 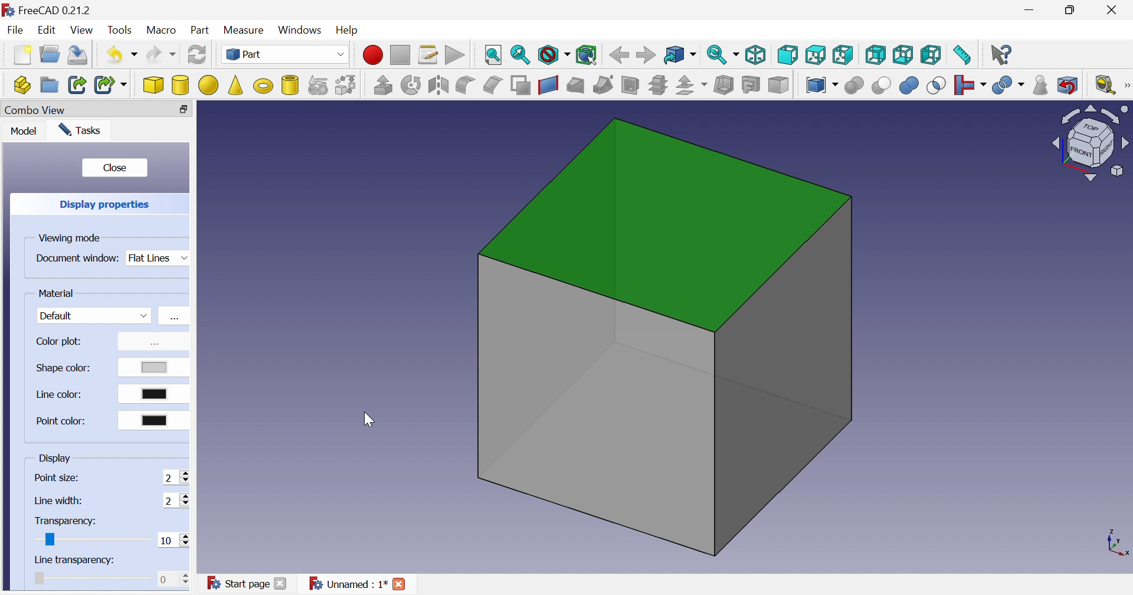 I want to click on Make face from wires, so click(x=521, y=86).